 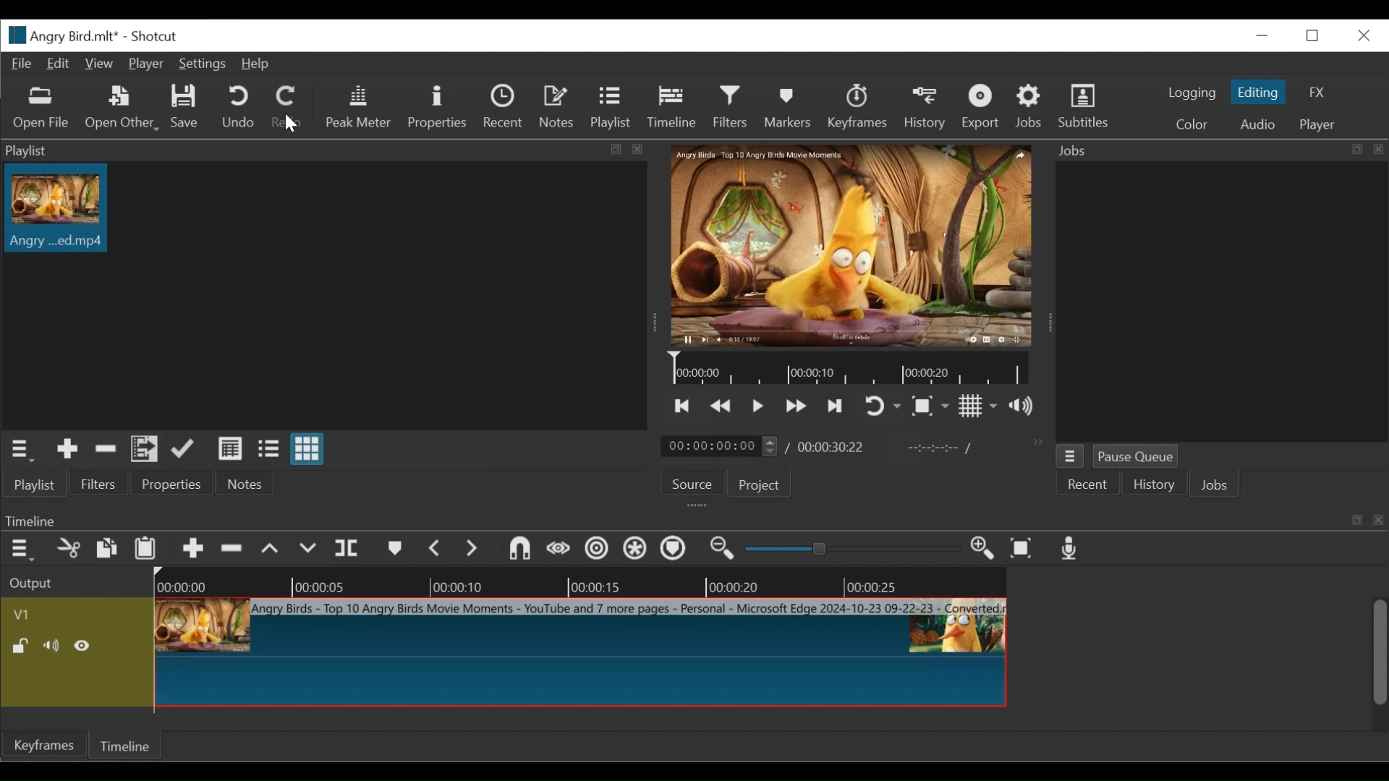 I want to click on Play quickly forward, so click(x=721, y=405).